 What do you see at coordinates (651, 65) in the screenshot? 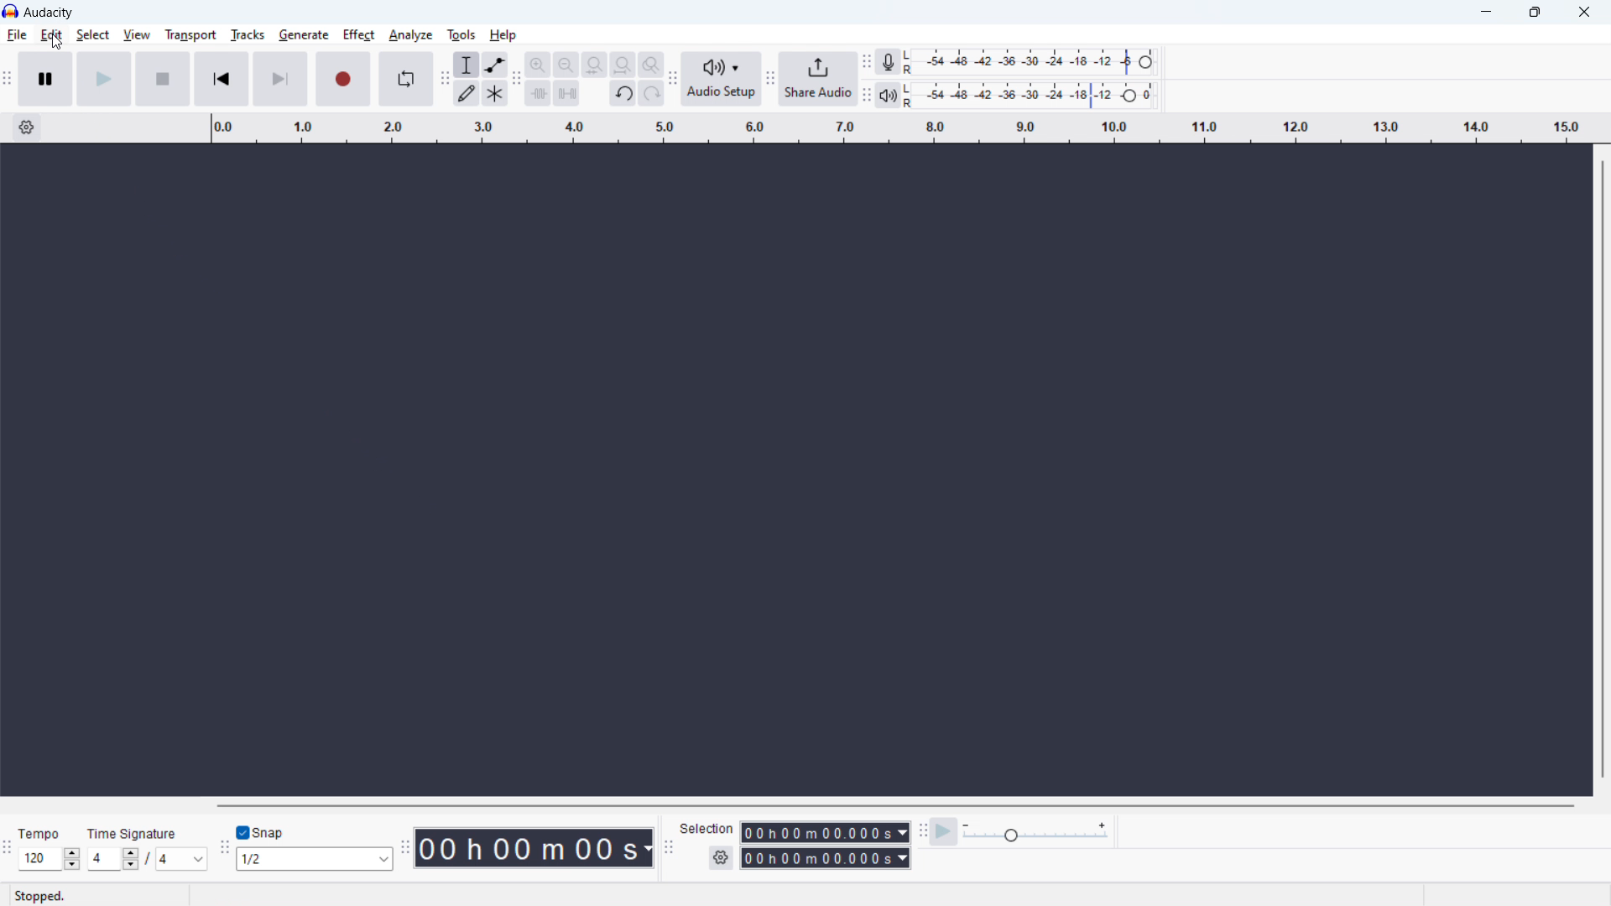
I see `toggle zoom` at bounding box center [651, 65].